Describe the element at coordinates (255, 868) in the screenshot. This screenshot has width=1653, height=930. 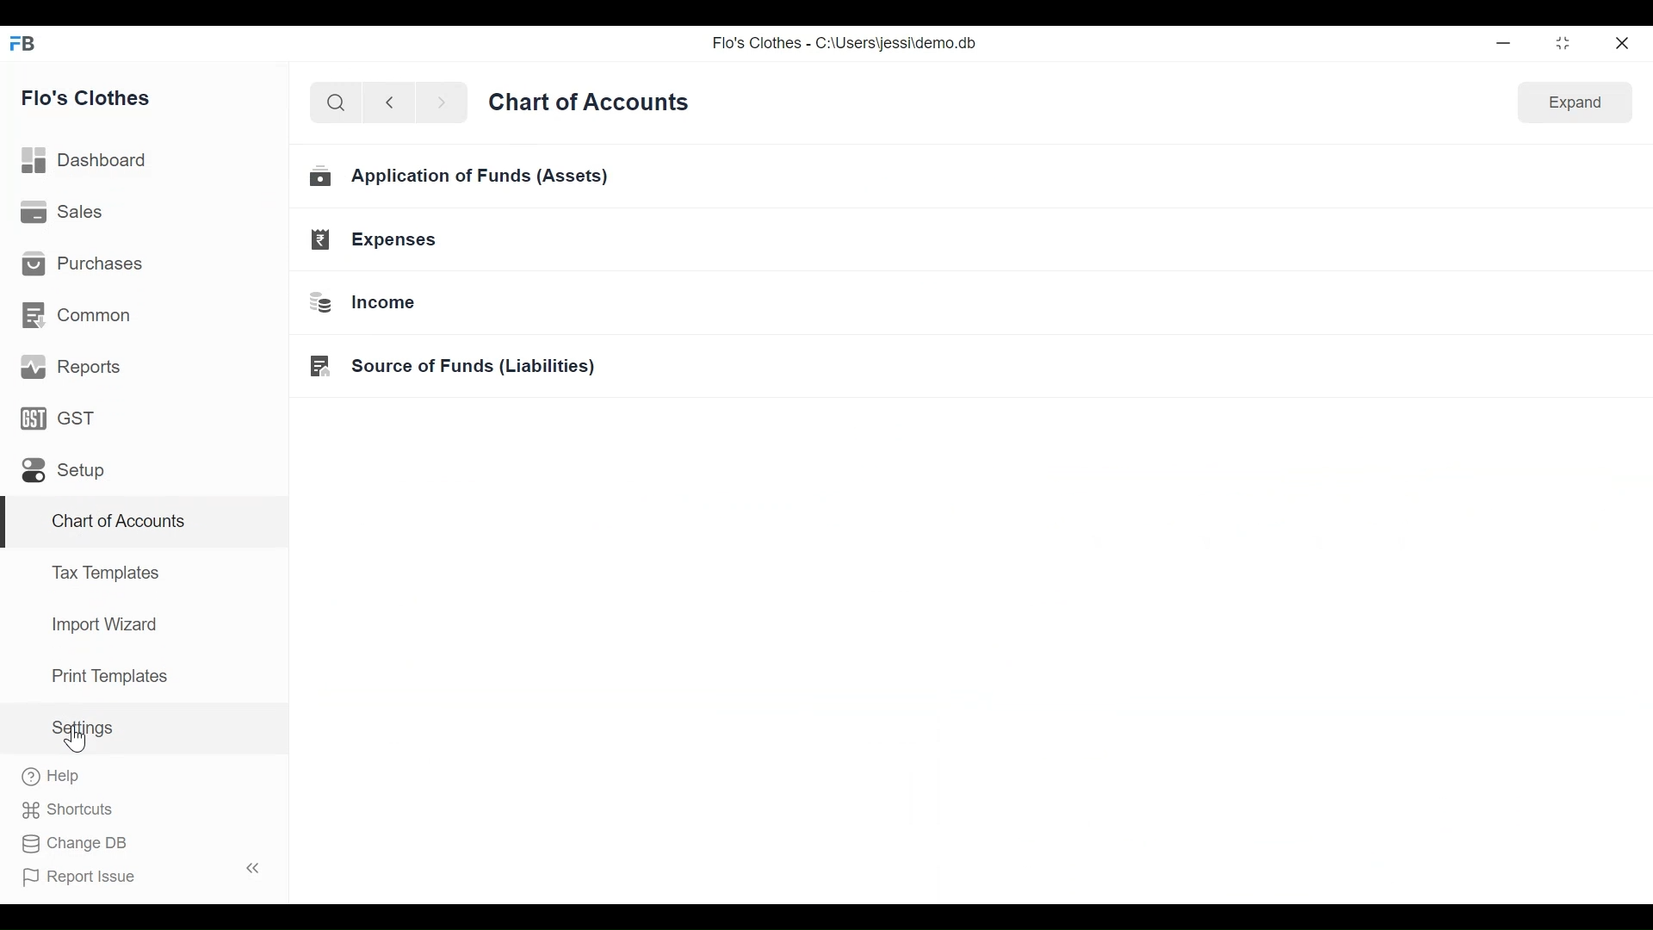
I see `toggle sidebar` at that location.